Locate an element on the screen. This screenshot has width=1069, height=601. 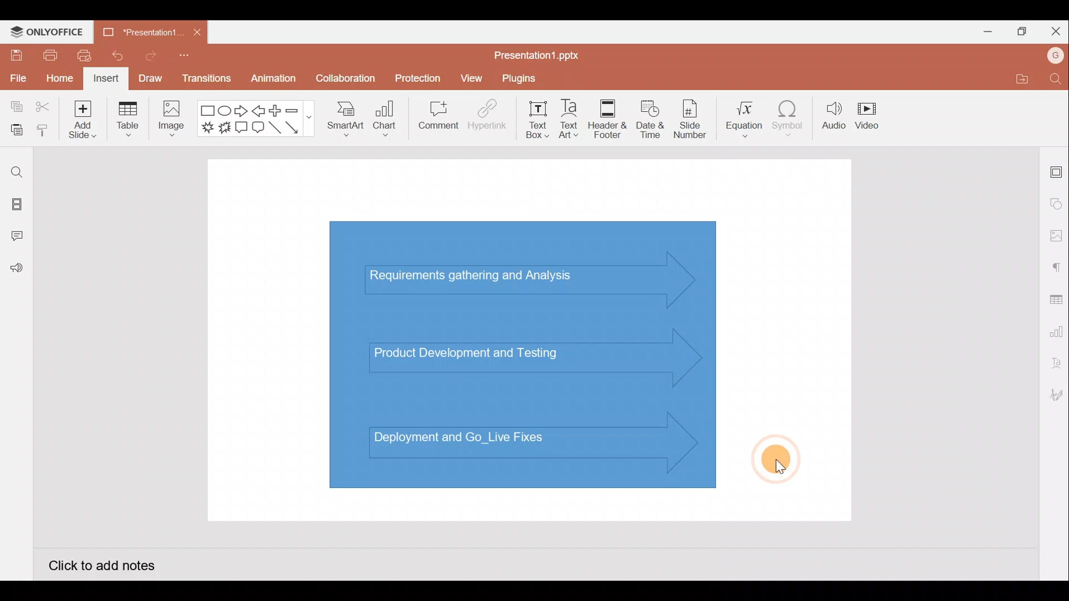
Image settings is located at coordinates (1056, 236).